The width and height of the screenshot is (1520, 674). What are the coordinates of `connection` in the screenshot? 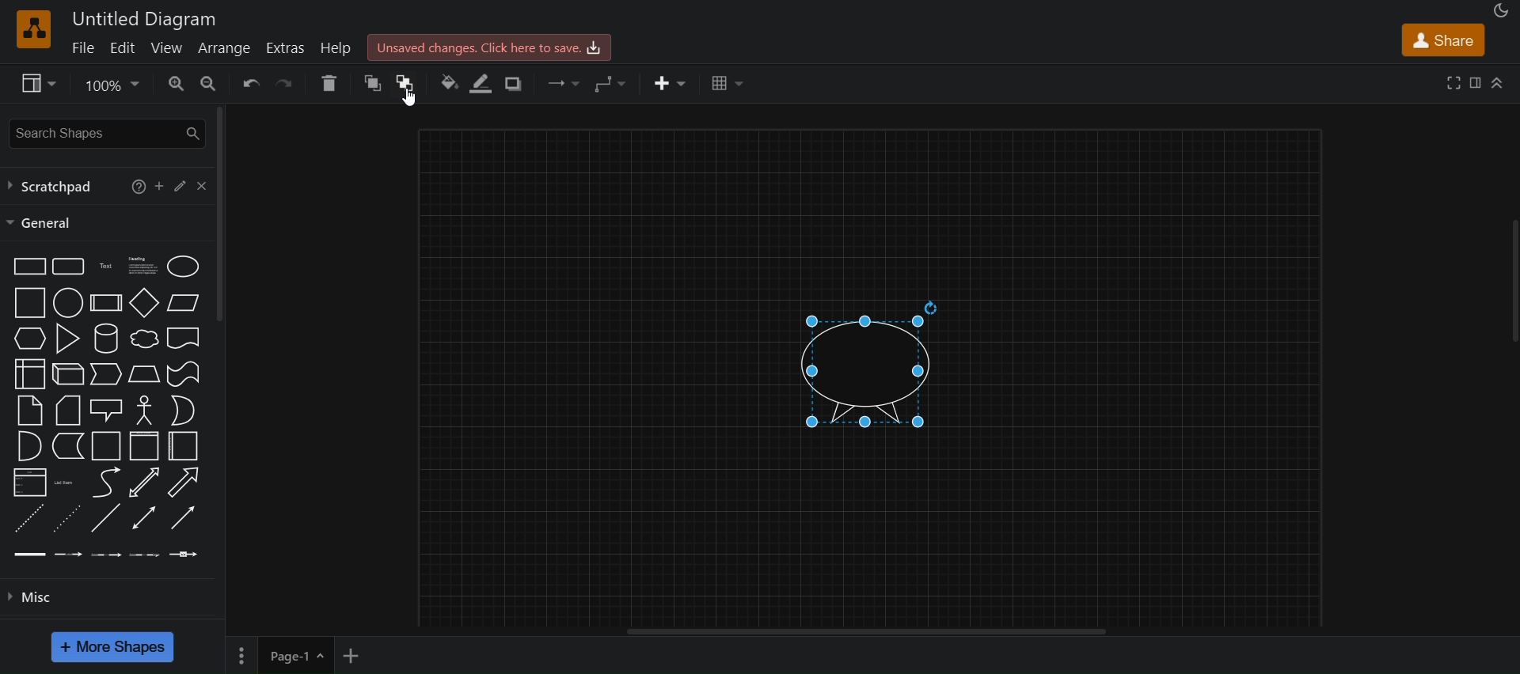 It's located at (563, 85).